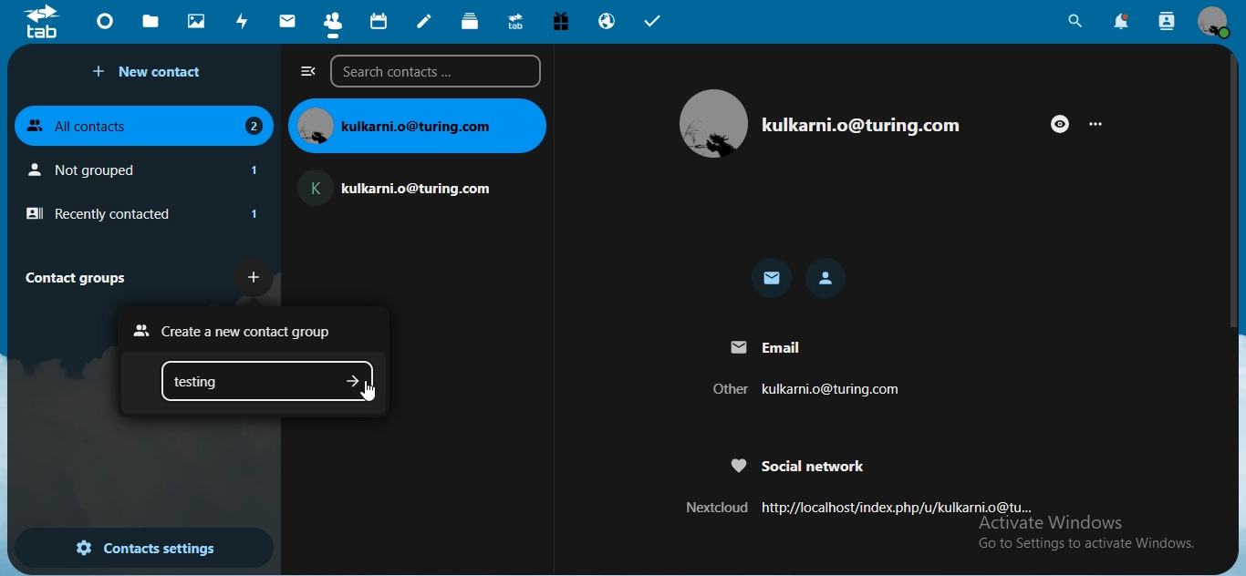  What do you see at coordinates (145, 123) in the screenshot?
I see `all contacts` at bounding box center [145, 123].